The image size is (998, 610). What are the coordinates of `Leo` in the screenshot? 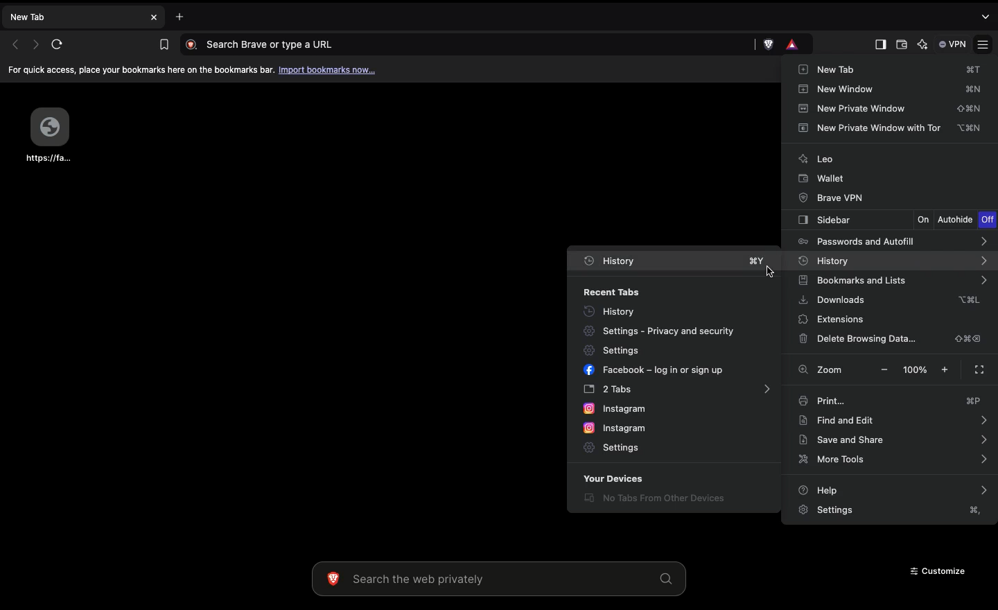 It's located at (816, 159).